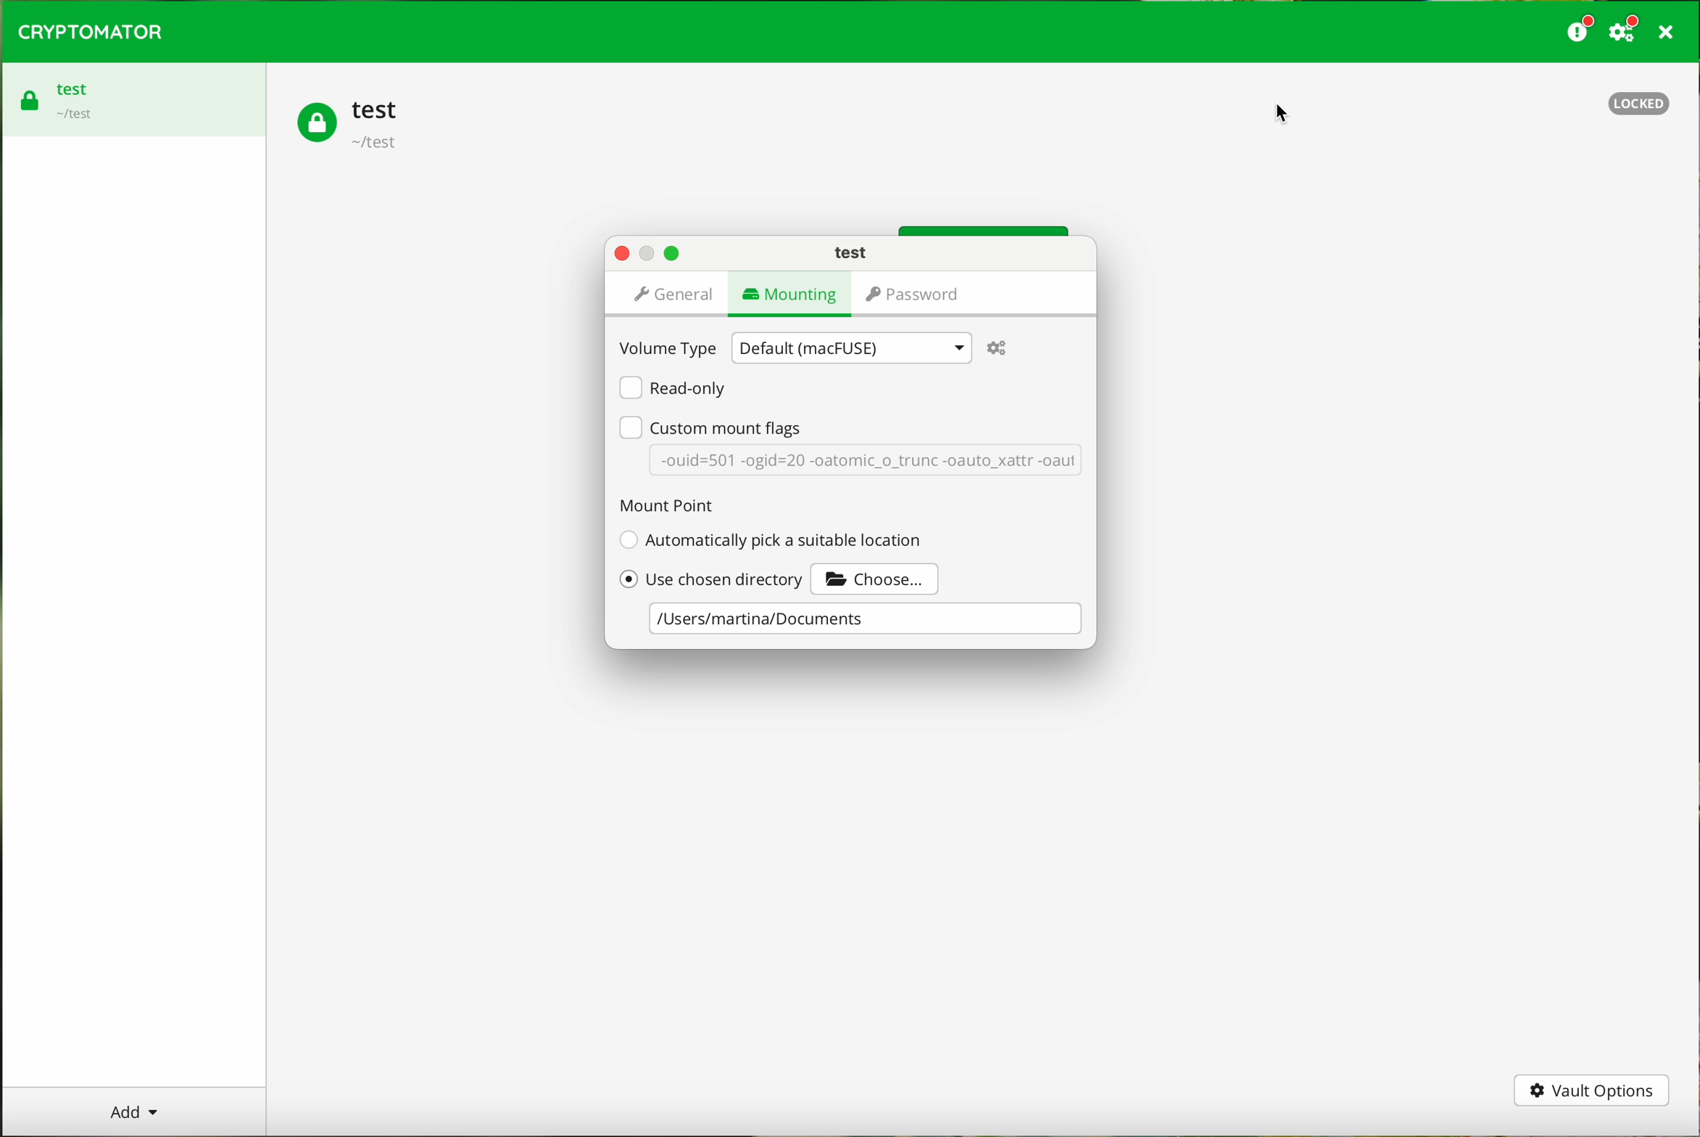 The height and width of the screenshot is (1137, 1700). What do you see at coordinates (671, 388) in the screenshot?
I see `read-only` at bounding box center [671, 388].